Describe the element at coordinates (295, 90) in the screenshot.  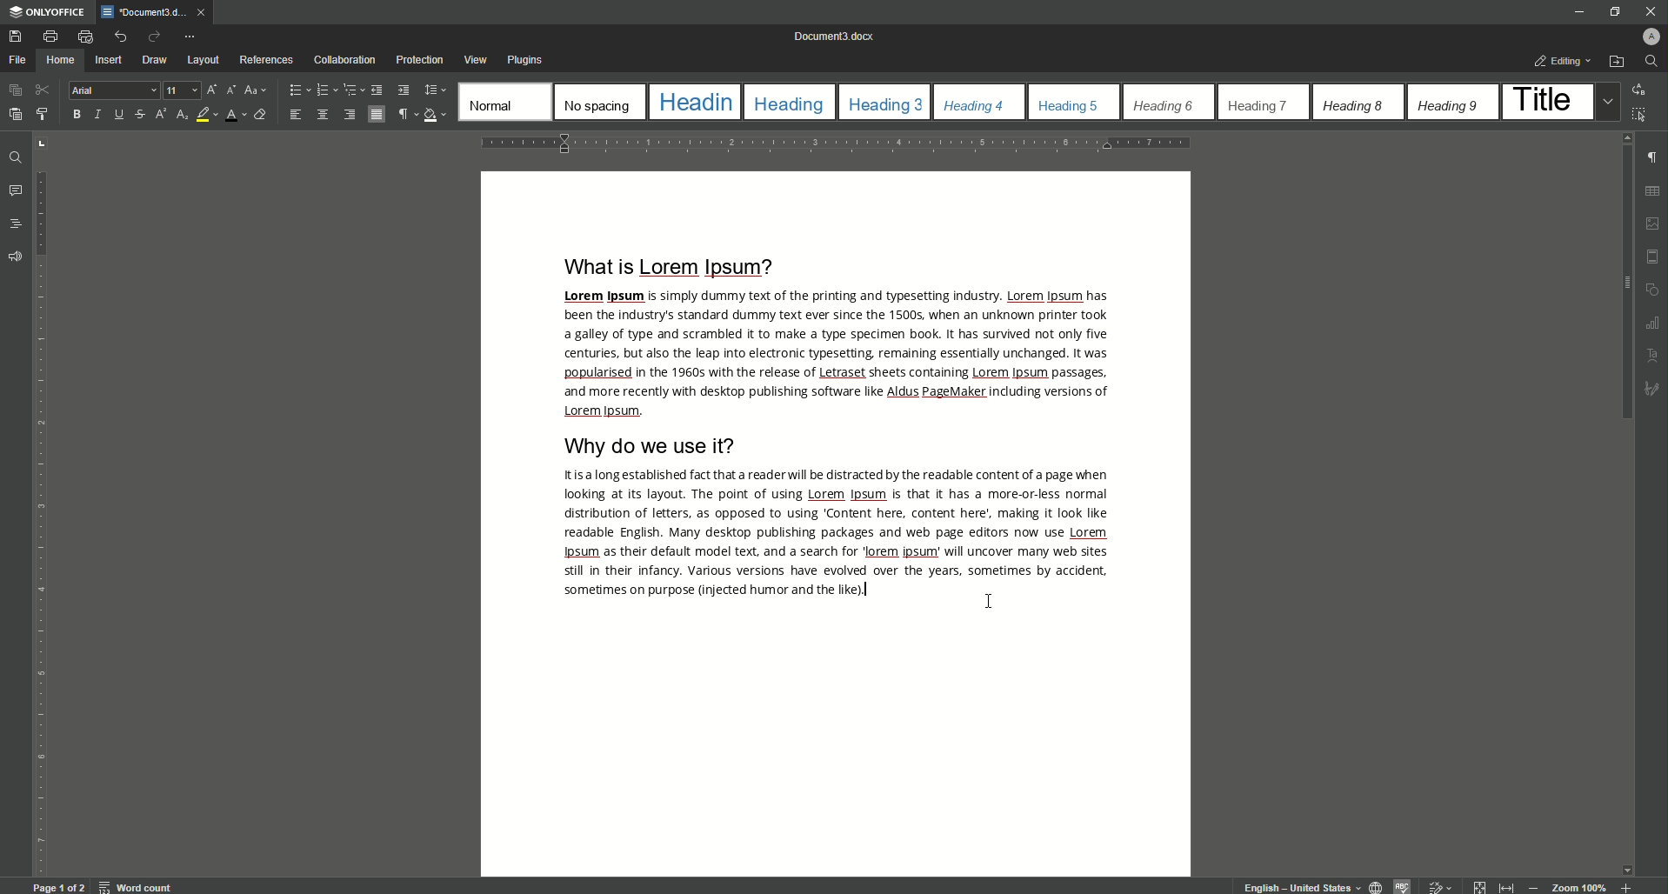
I see `Bullets` at that location.